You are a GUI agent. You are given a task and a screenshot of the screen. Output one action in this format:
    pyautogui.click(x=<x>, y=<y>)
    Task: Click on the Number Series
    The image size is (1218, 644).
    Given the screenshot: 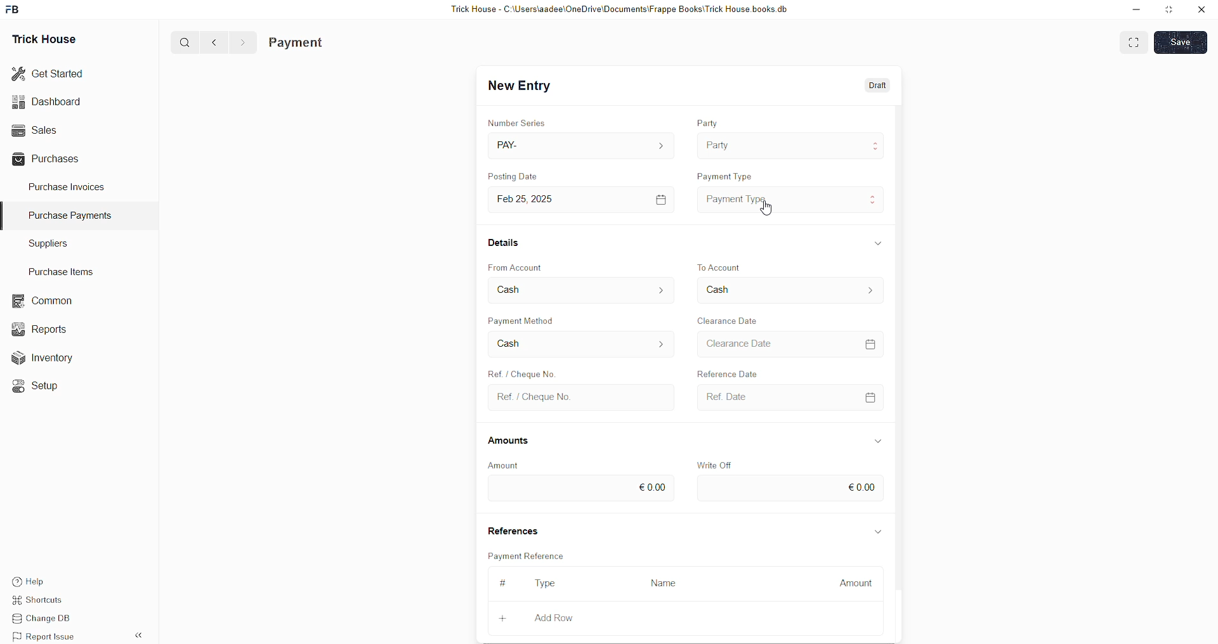 What is the action you would take?
    pyautogui.click(x=520, y=120)
    